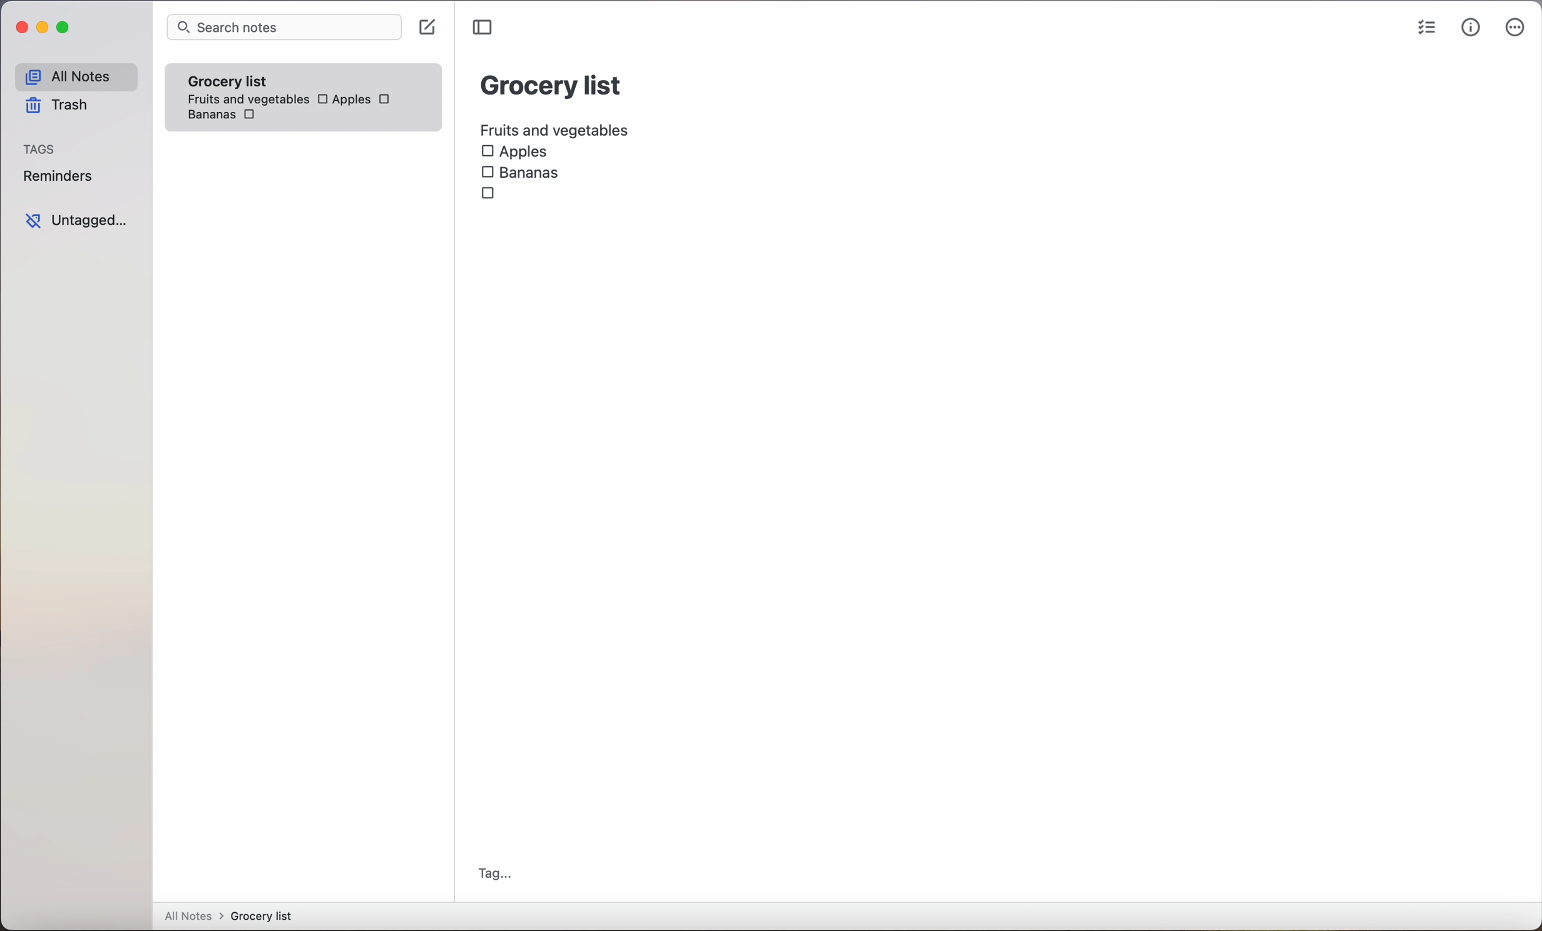 The height and width of the screenshot is (931, 1542). What do you see at coordinates (41, 150) in the screenshot?
I see `tags` at bounding box center [41, 150].